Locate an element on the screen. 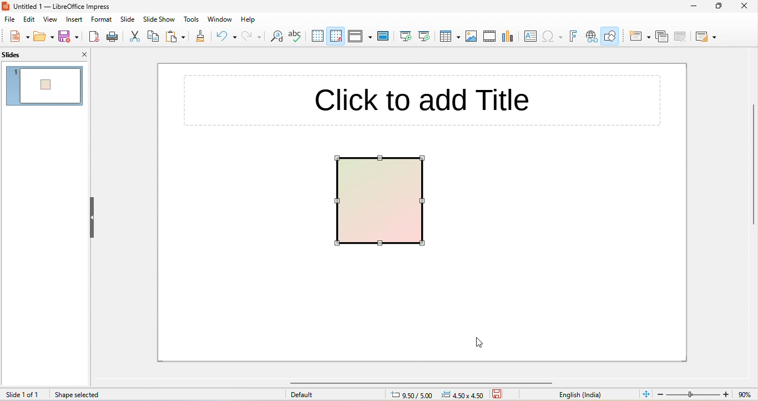 The height and width of the screenshot is (401, 758). layout is located at coordinates (706, 37).